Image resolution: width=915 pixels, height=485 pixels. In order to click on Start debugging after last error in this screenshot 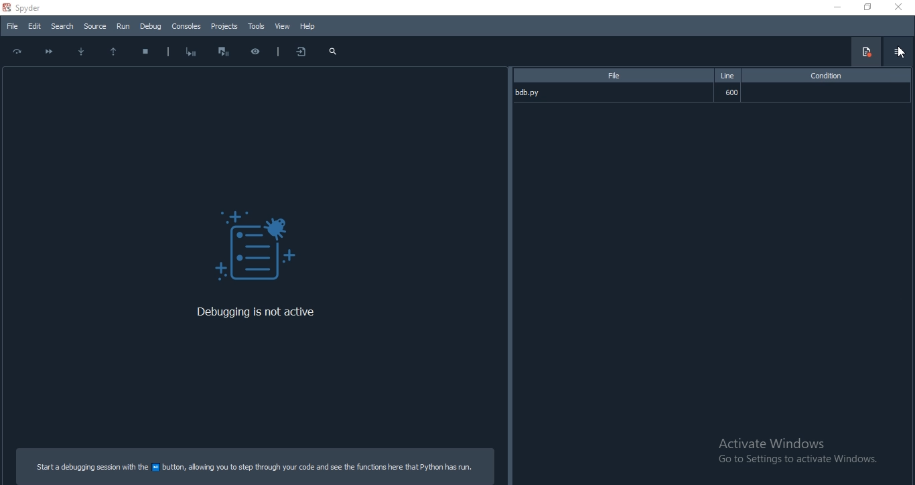, I will do `click(191, 52)`.